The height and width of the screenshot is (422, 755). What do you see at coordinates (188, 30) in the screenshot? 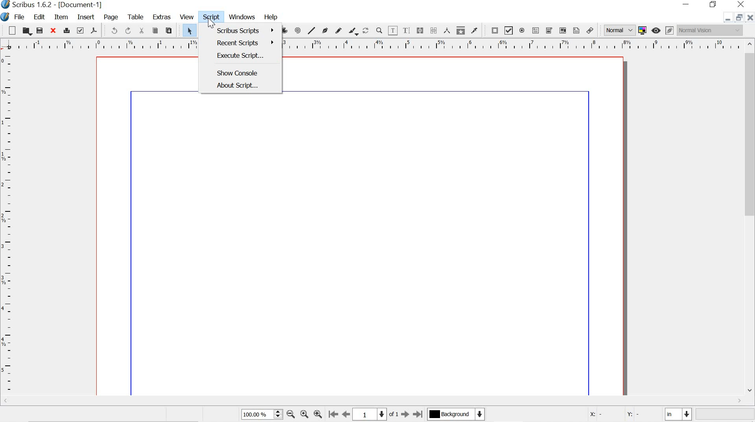
I see `select item` at bounding box center [188, 30].